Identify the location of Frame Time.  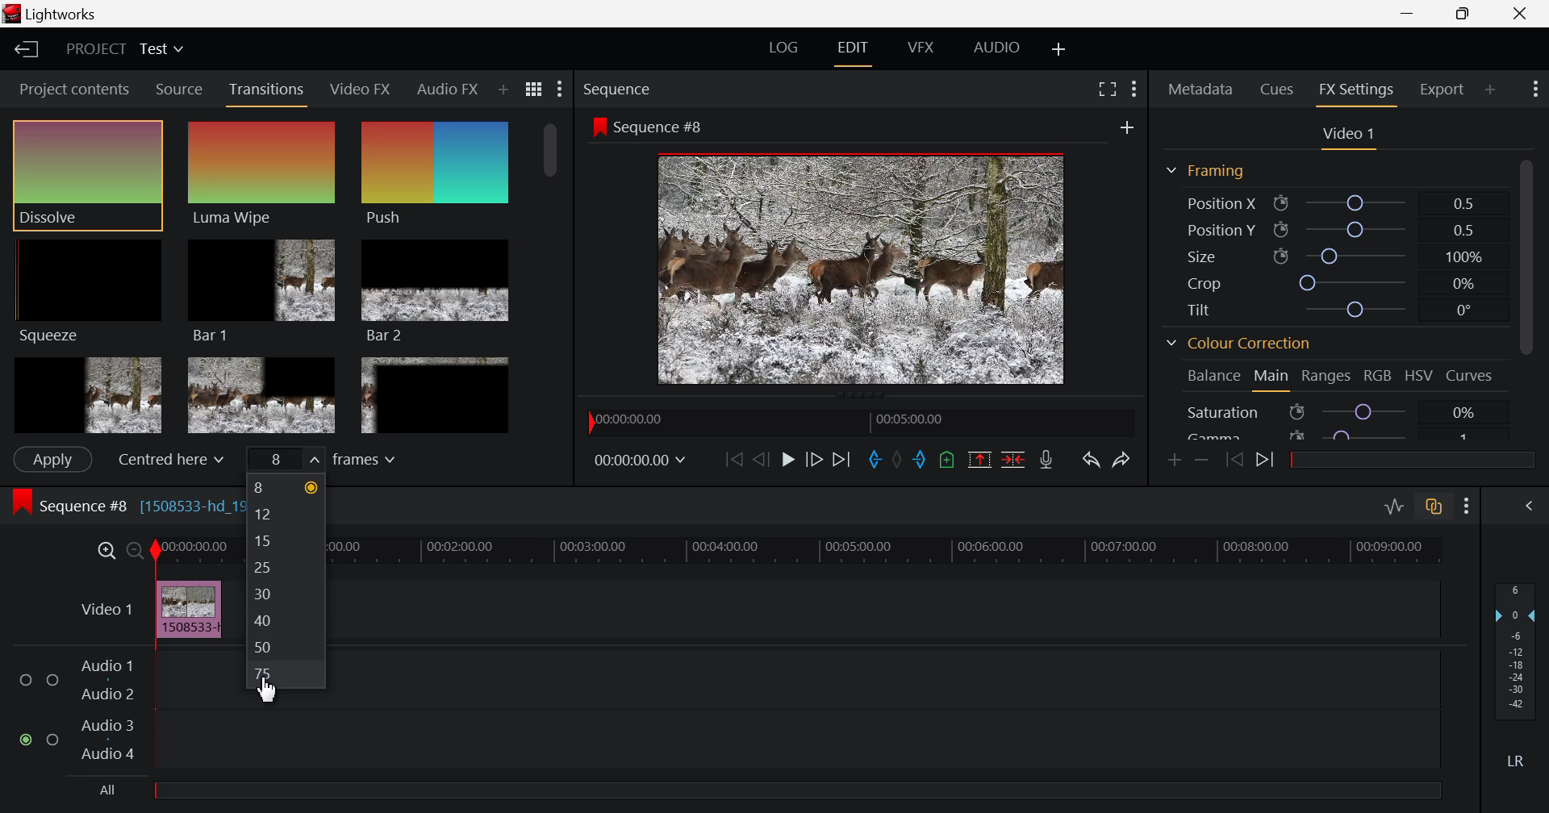
(642, 463).